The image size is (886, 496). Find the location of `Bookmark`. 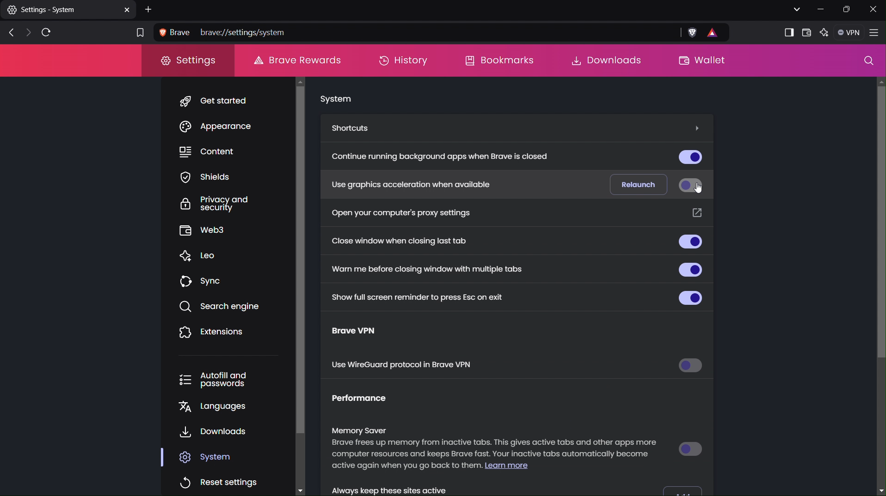

Bookmark is located at coordinates (138, 34).